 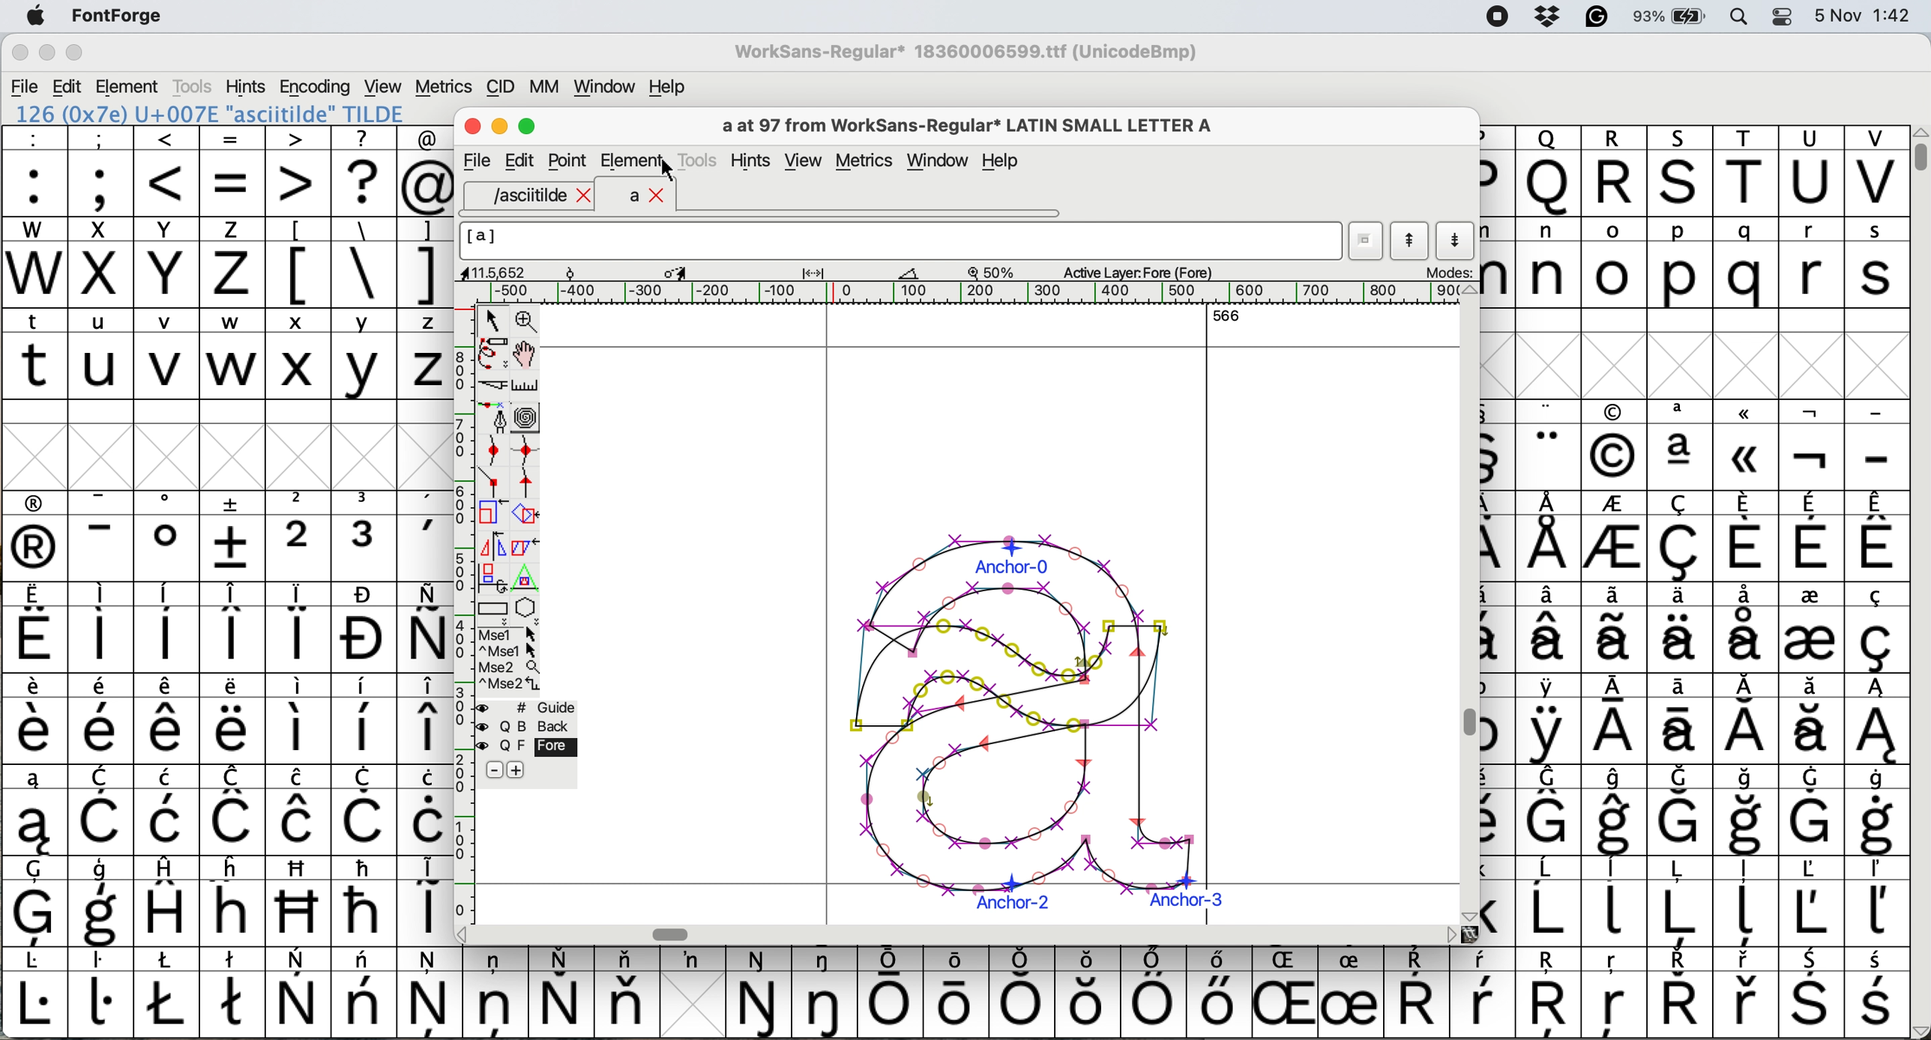 What do you see at coordinates (1465, 725) in the screenshot?
I see `Vertical scroll bar` at bounding box center [1465, 725].